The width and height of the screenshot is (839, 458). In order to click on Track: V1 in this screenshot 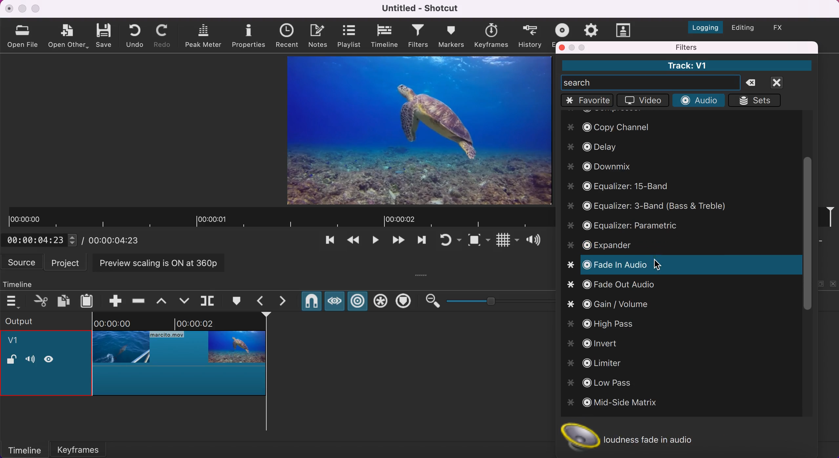, I will do `click(686, 66)`.